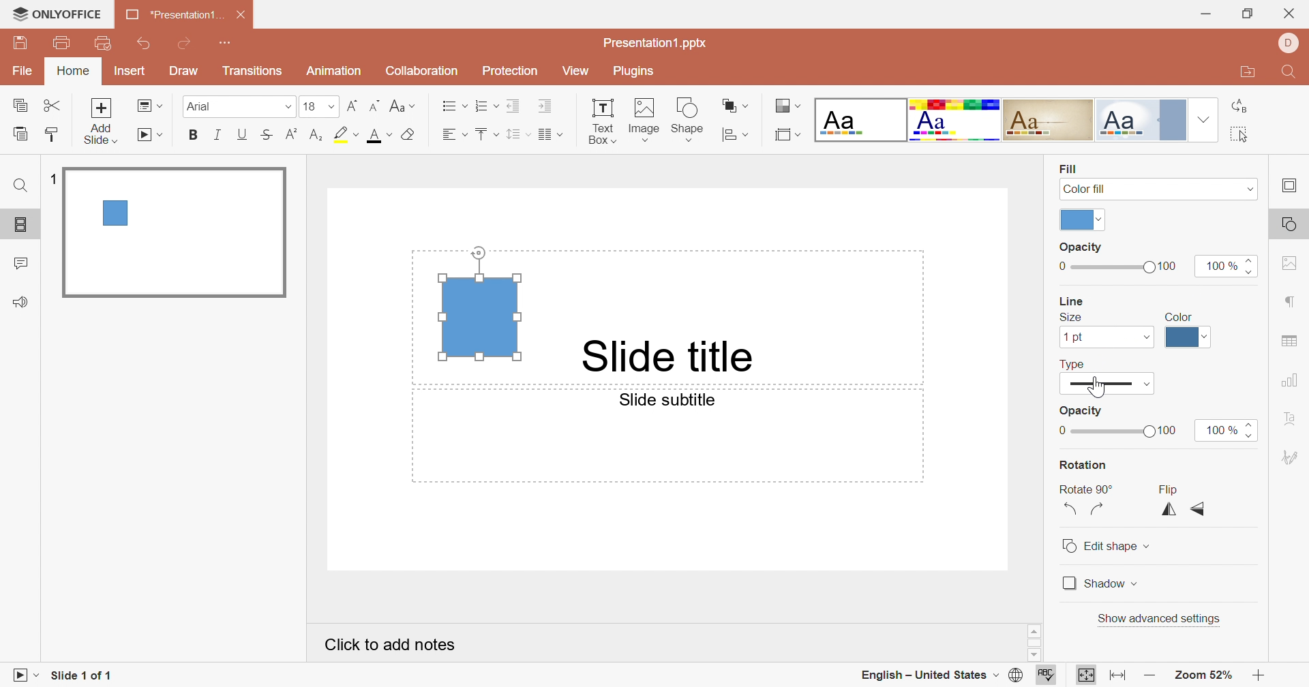  What do you see at coordinates (1205, 675) in the screenshot?
I see `Zoom 57%` at bounding box center [1205, 675].